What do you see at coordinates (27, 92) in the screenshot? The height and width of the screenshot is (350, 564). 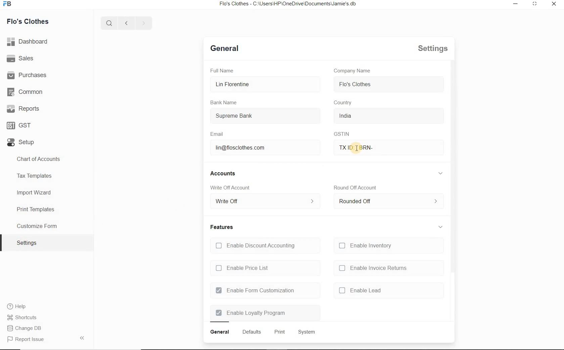 I see `Common` at bounding box center [27, 92].